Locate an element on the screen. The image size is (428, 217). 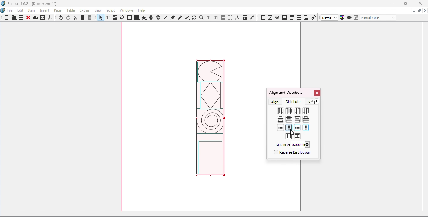
View is located at coordinates (99, 10).